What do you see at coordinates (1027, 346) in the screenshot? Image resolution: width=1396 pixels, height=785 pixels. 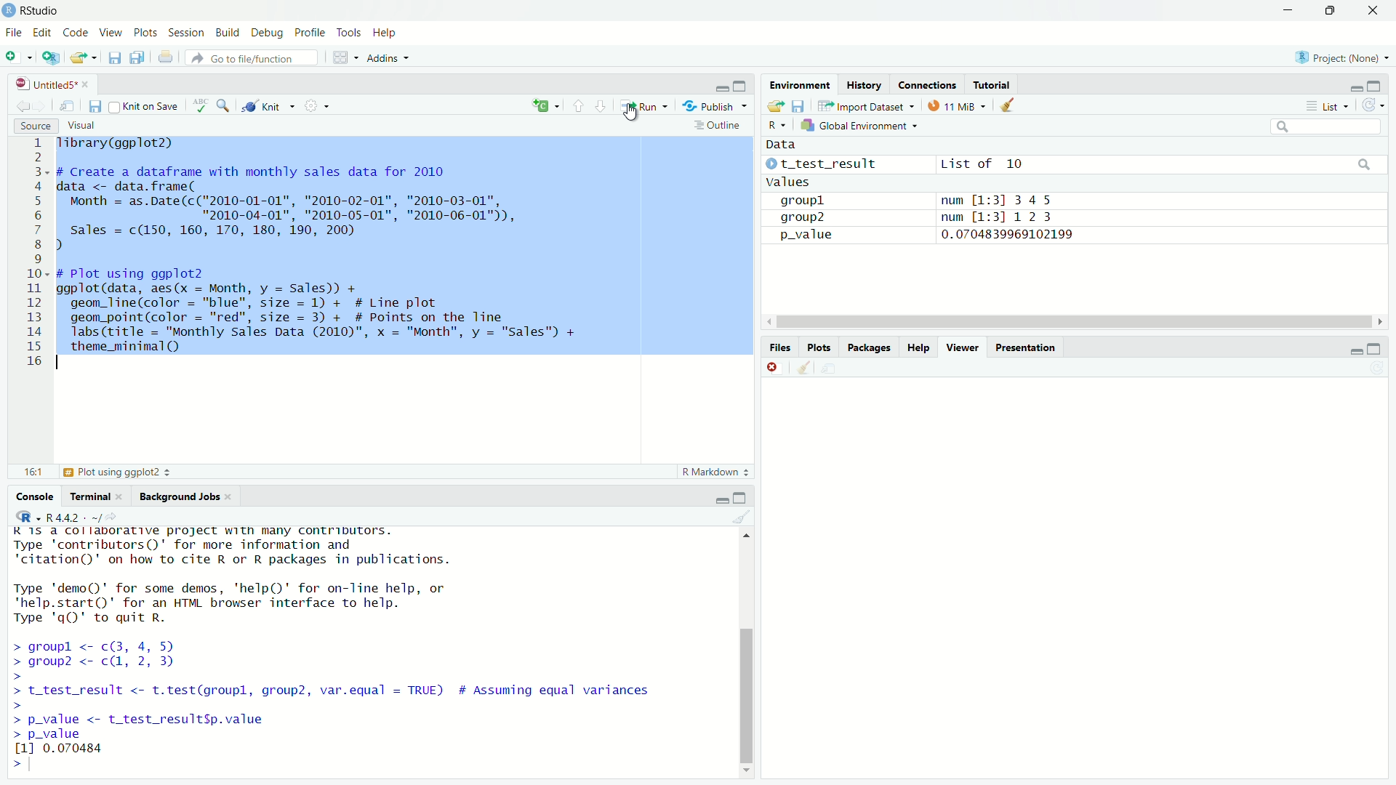 I see `Presentation` at bounding box center [1027, 346].